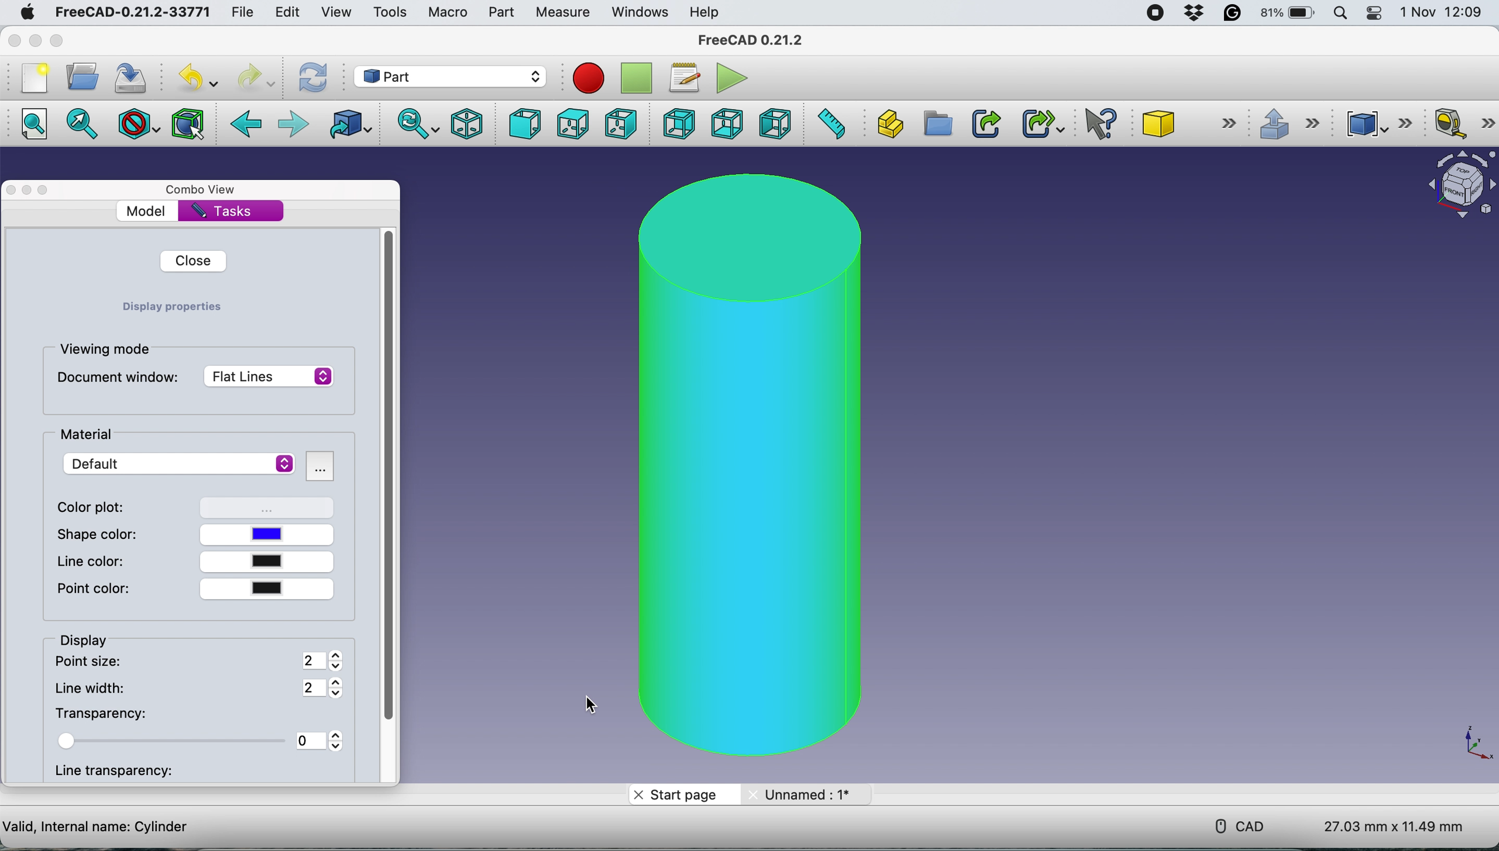 This screenshot has height=851, width=1499. Describe the element at coordinates (260, 77) in the screenshot. I see `redo` at that location.